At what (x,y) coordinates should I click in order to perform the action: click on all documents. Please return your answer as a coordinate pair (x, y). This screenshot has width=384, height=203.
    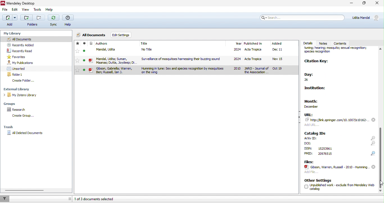
    Looking at the image, I should click on (91, 34).